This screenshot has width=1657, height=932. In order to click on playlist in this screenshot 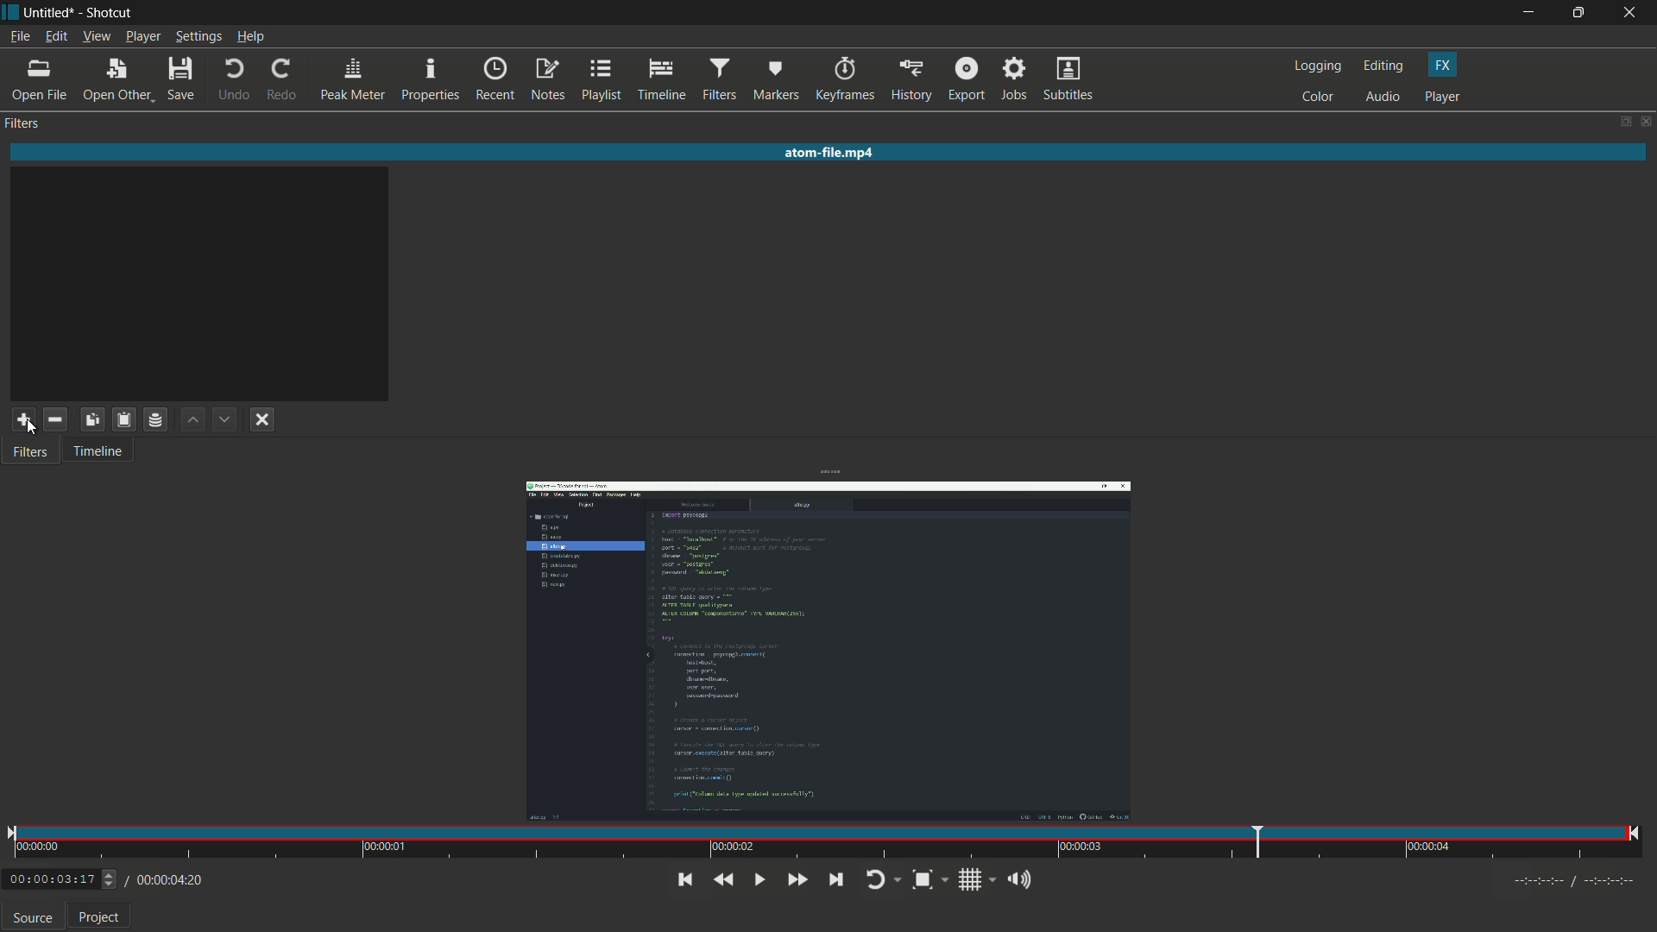, I will do `click(602, 79)`.